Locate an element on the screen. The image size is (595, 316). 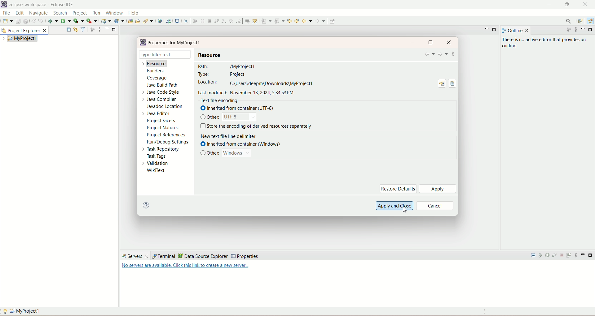
run is located at coordinates (97, 13).